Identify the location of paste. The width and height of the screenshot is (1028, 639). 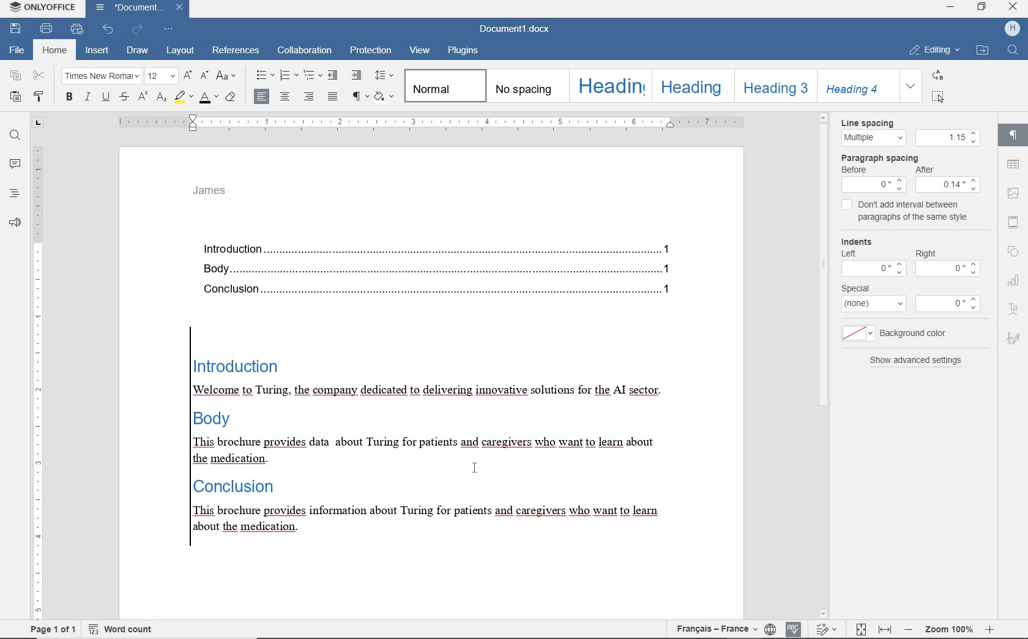
(15, 98).